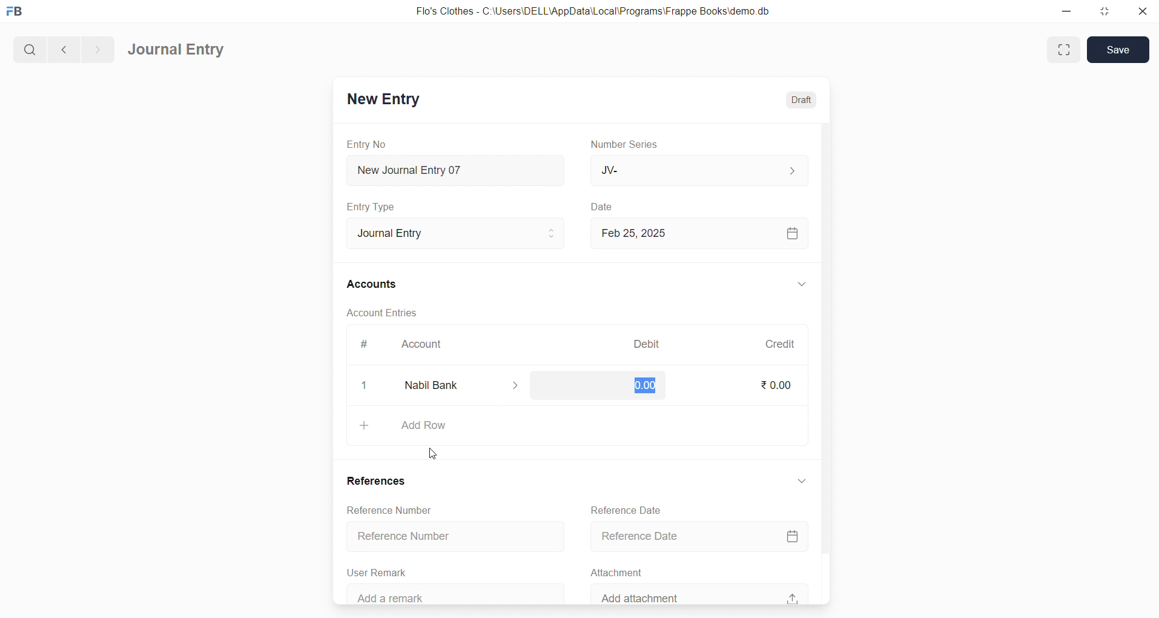 The image size is (1159, 618). What do you see at coordinates (1118, 50) in the screenshot?
I see `Save` at bounding box center [1118, 50].